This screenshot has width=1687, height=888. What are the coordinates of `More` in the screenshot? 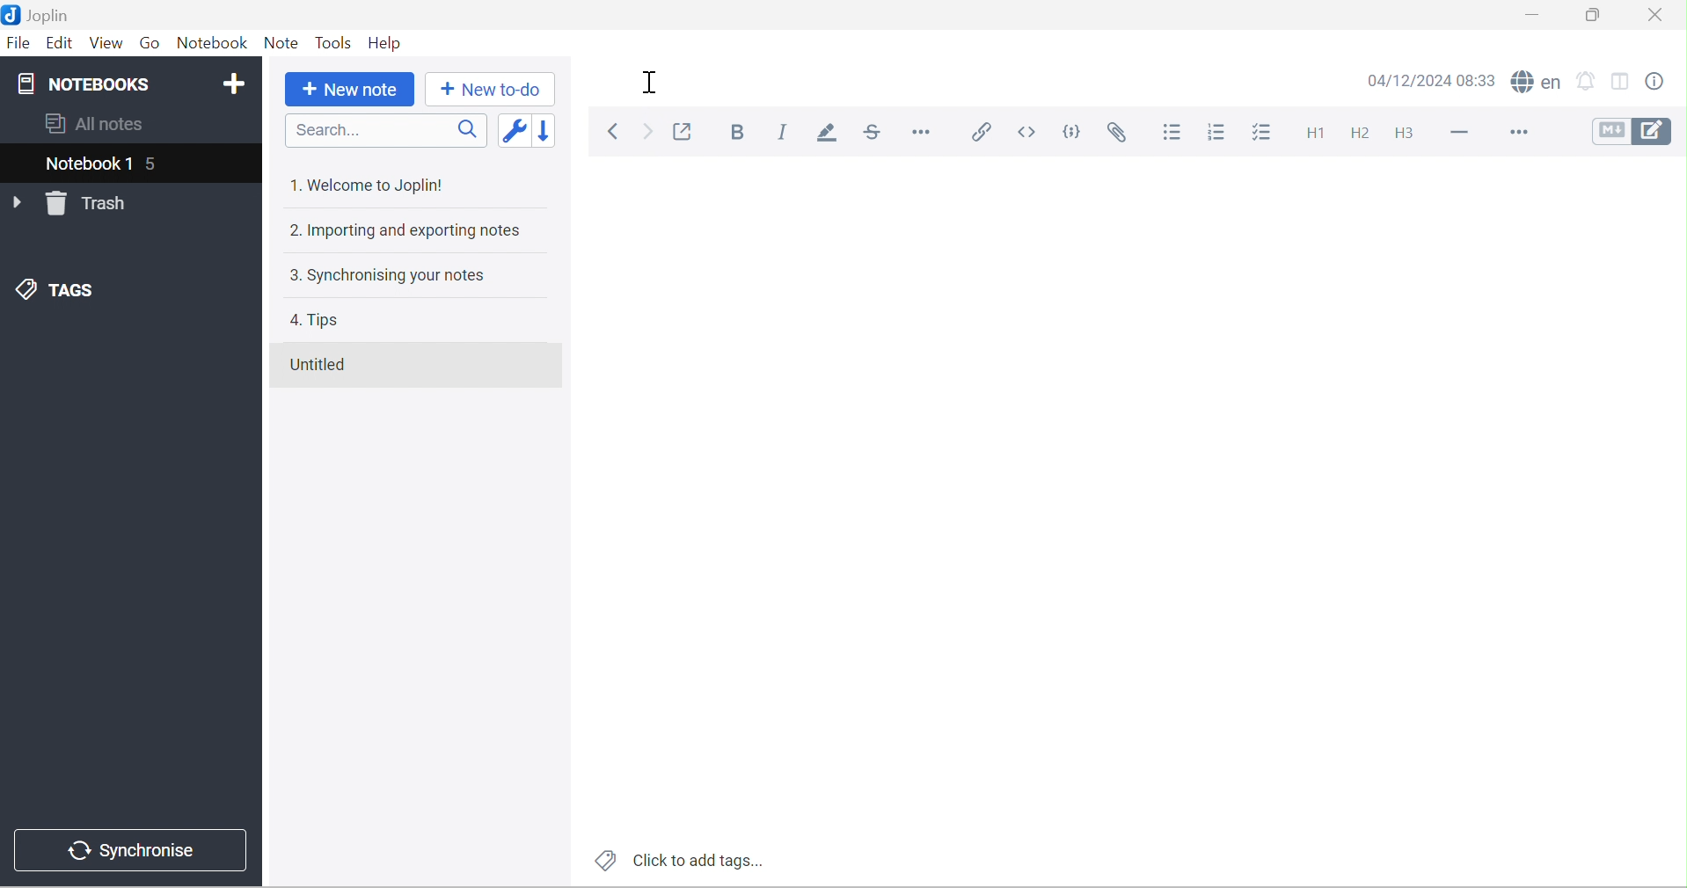 It's located at (1519, 131).